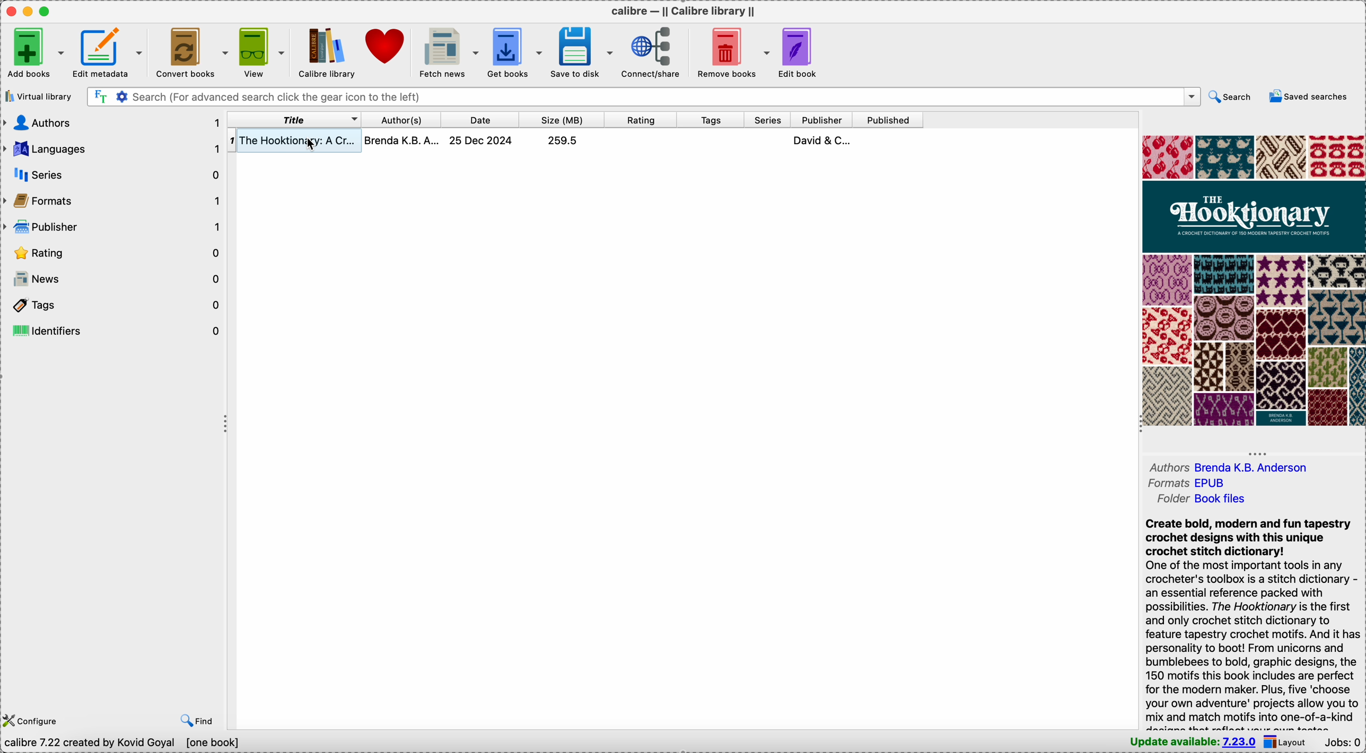 Image resolution: width=1366 pixels, height=753 pixels. Describe the element at coordinates (1187, 485) in the screenshot. I see `formats` at that location.